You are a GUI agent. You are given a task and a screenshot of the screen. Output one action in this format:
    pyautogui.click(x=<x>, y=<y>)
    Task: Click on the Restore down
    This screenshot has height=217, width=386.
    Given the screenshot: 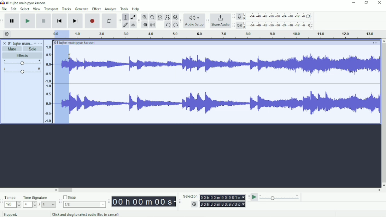 What is the action you would take?
    pyautogui.click(x=367, y=3)
    